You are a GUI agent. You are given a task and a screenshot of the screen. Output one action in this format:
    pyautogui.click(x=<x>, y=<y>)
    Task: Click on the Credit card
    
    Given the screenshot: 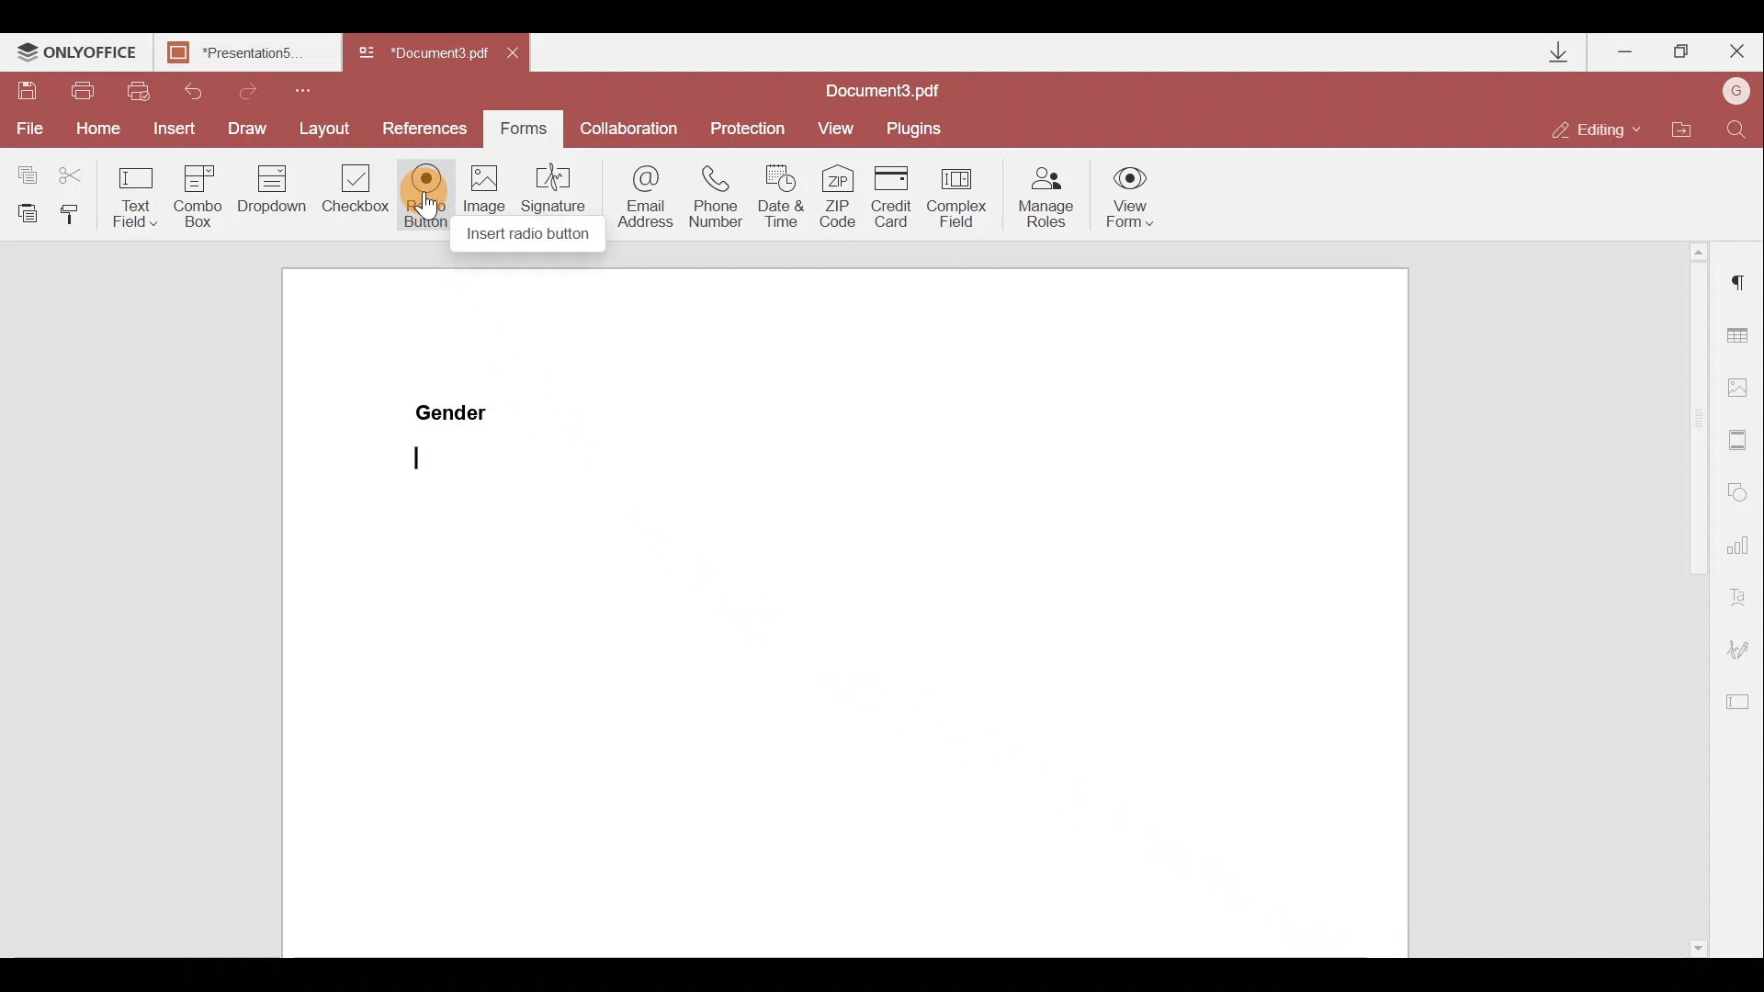 What is the action you would take?
    pyautogui.click(x=892, y=192)
    